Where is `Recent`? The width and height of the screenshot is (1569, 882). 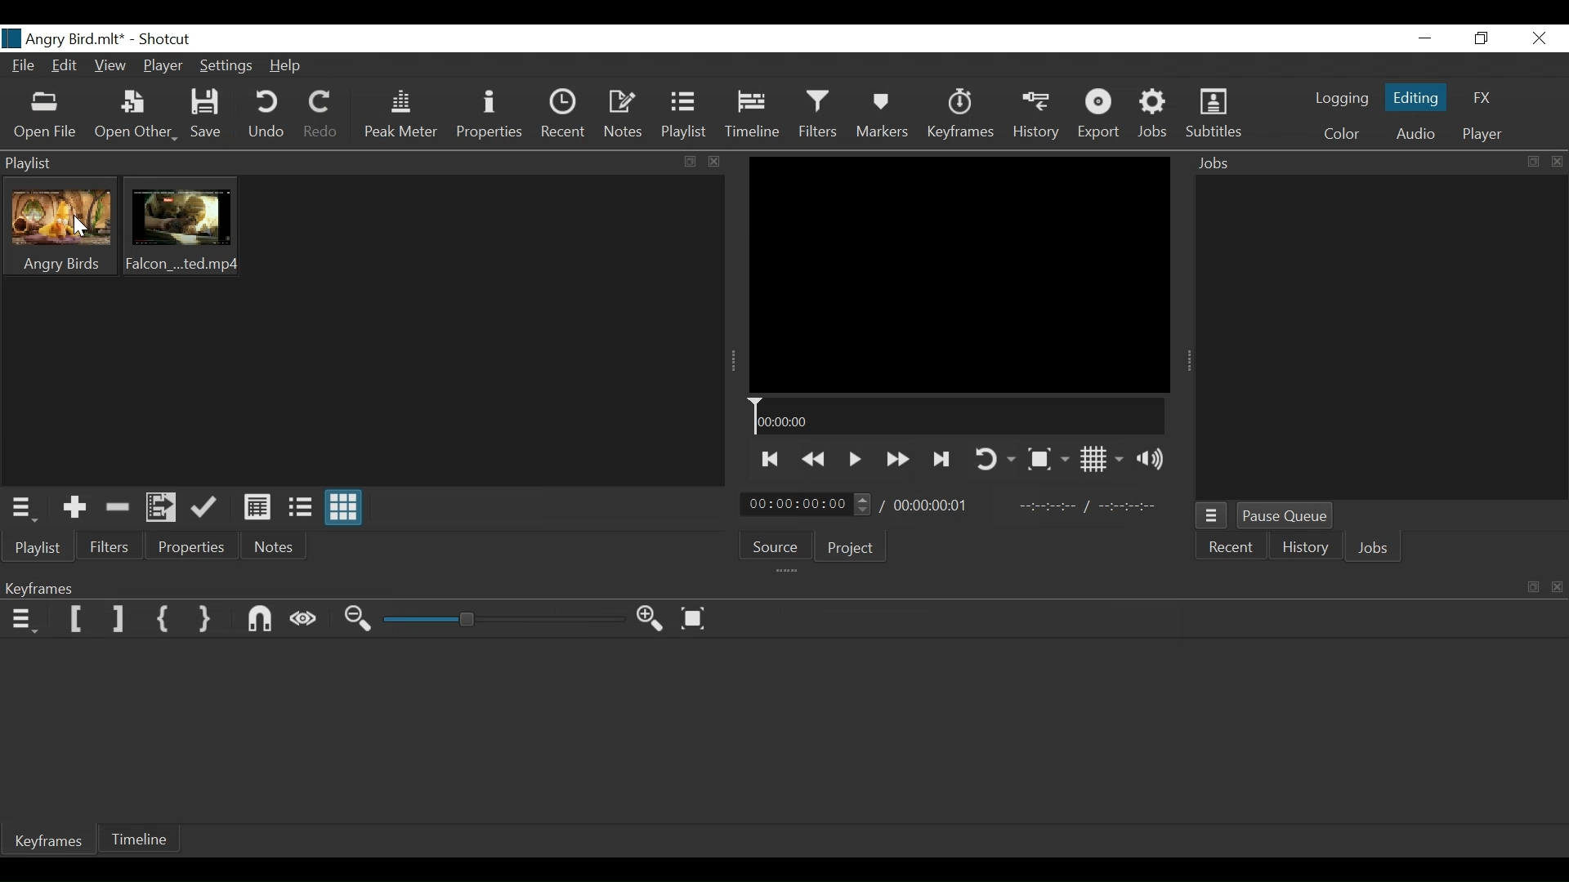
Recent is located at coordinates (561, 115).